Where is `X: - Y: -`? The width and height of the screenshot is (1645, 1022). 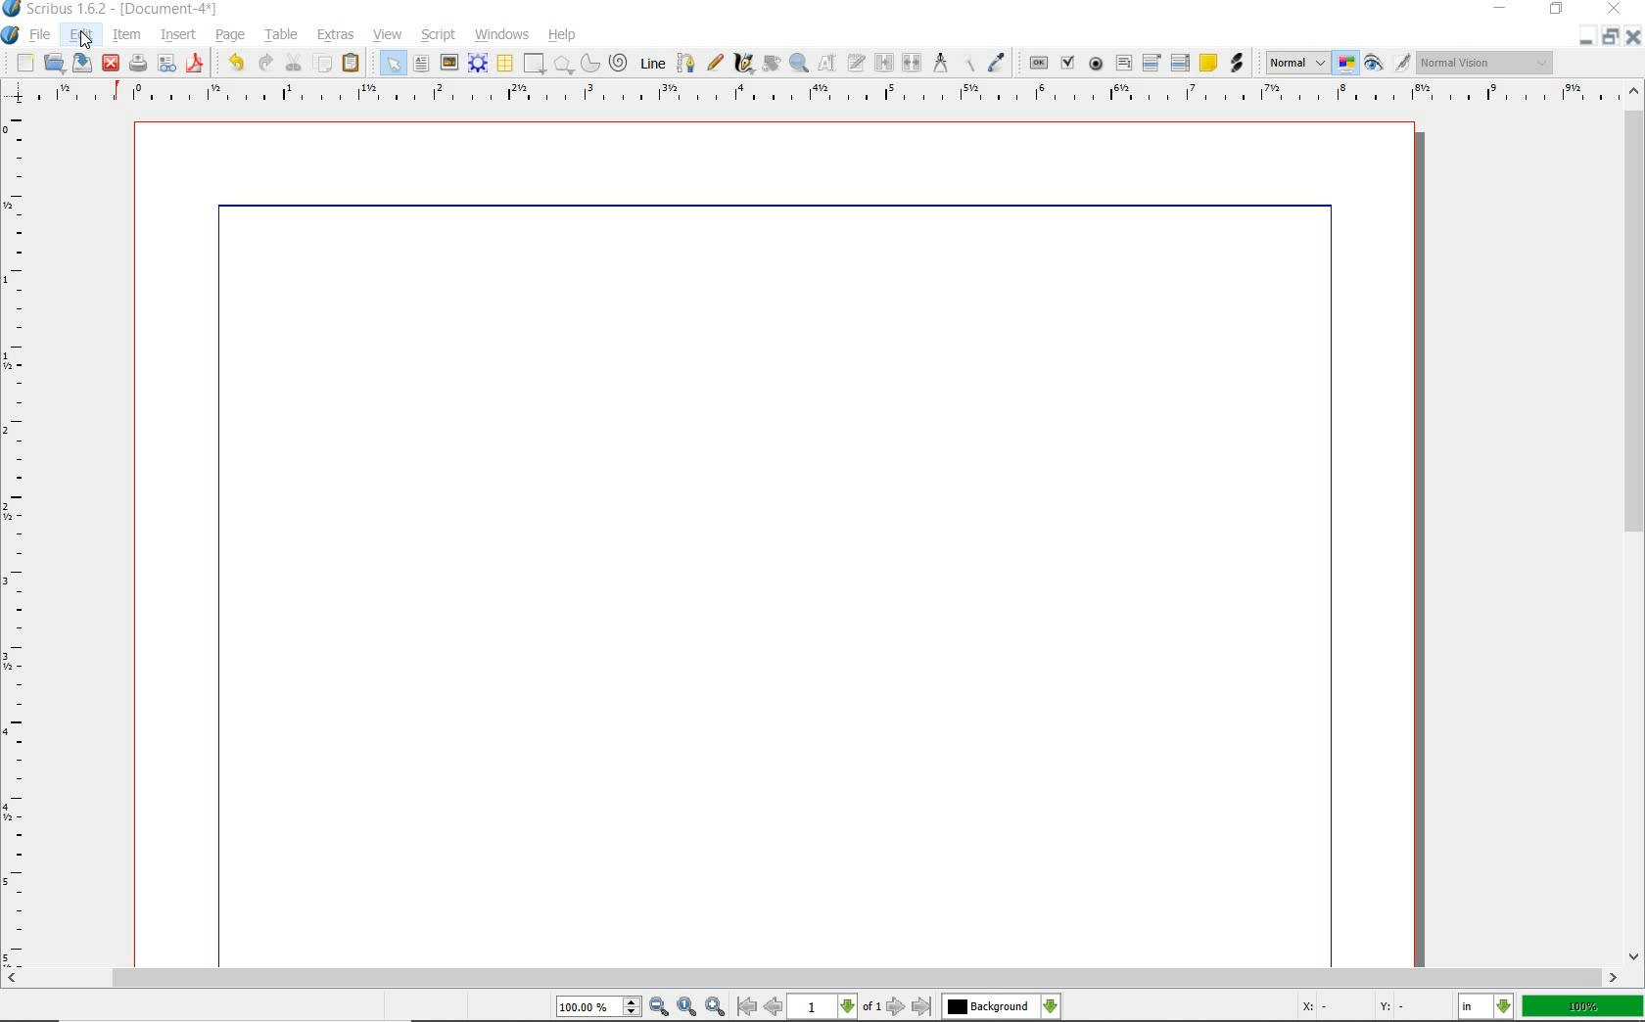 X: - Y: - is located at coordinates (1351, 1008).